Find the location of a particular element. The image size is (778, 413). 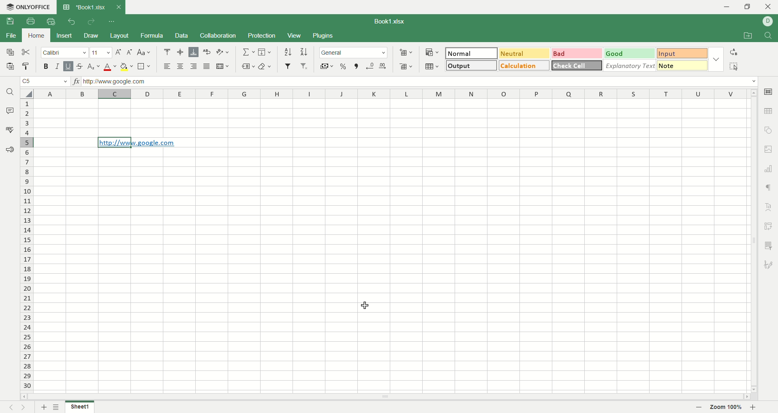

italics is located at coordinates (56, 66).